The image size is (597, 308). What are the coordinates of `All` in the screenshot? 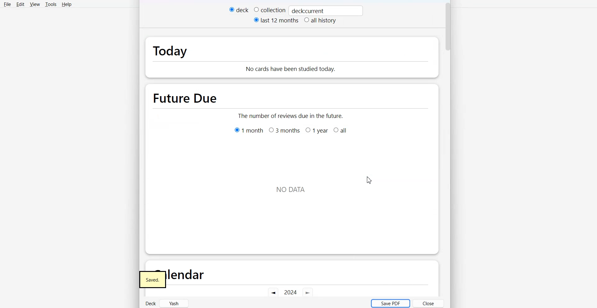 It's located at (341, 130).